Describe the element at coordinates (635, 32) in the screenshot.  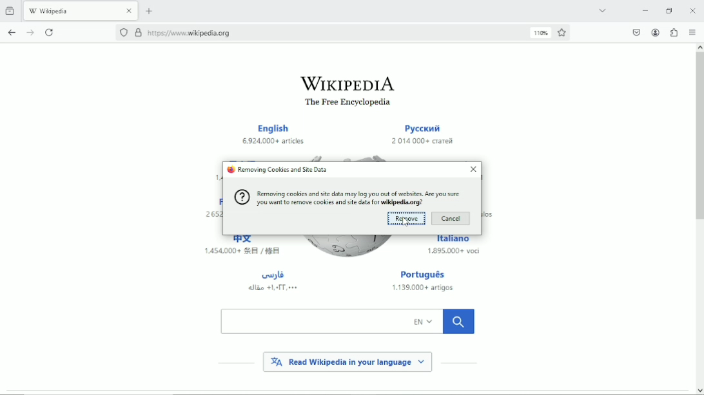
I see `add to pocket` at that location.